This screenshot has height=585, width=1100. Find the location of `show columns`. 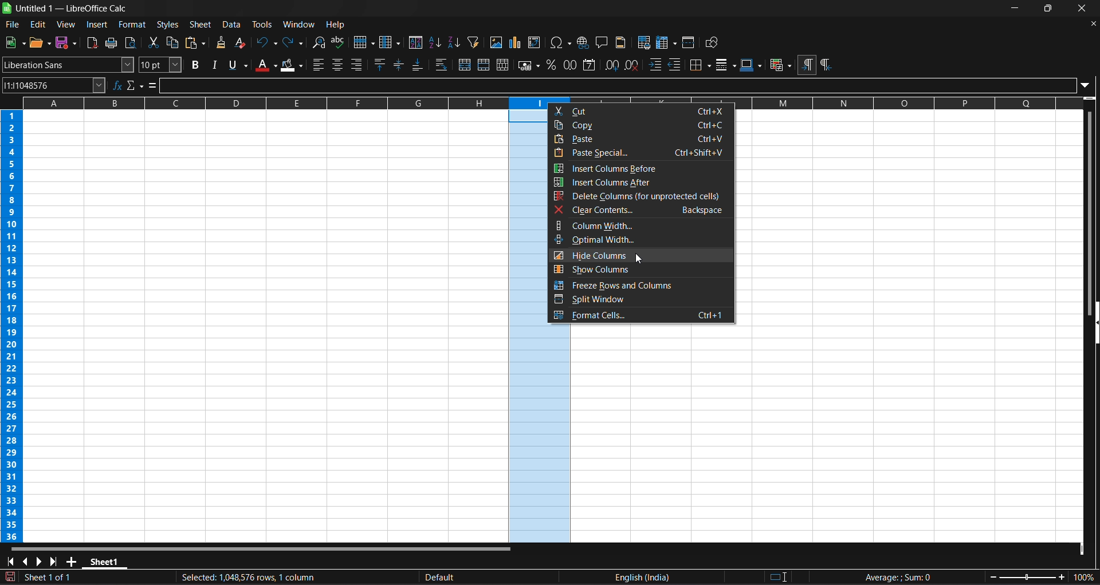

show columns is located at coordinates (641, 269).